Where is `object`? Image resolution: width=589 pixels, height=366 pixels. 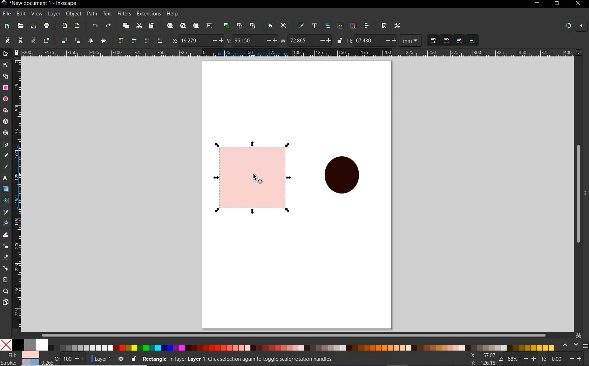
object is located at coordinates (73, 13).